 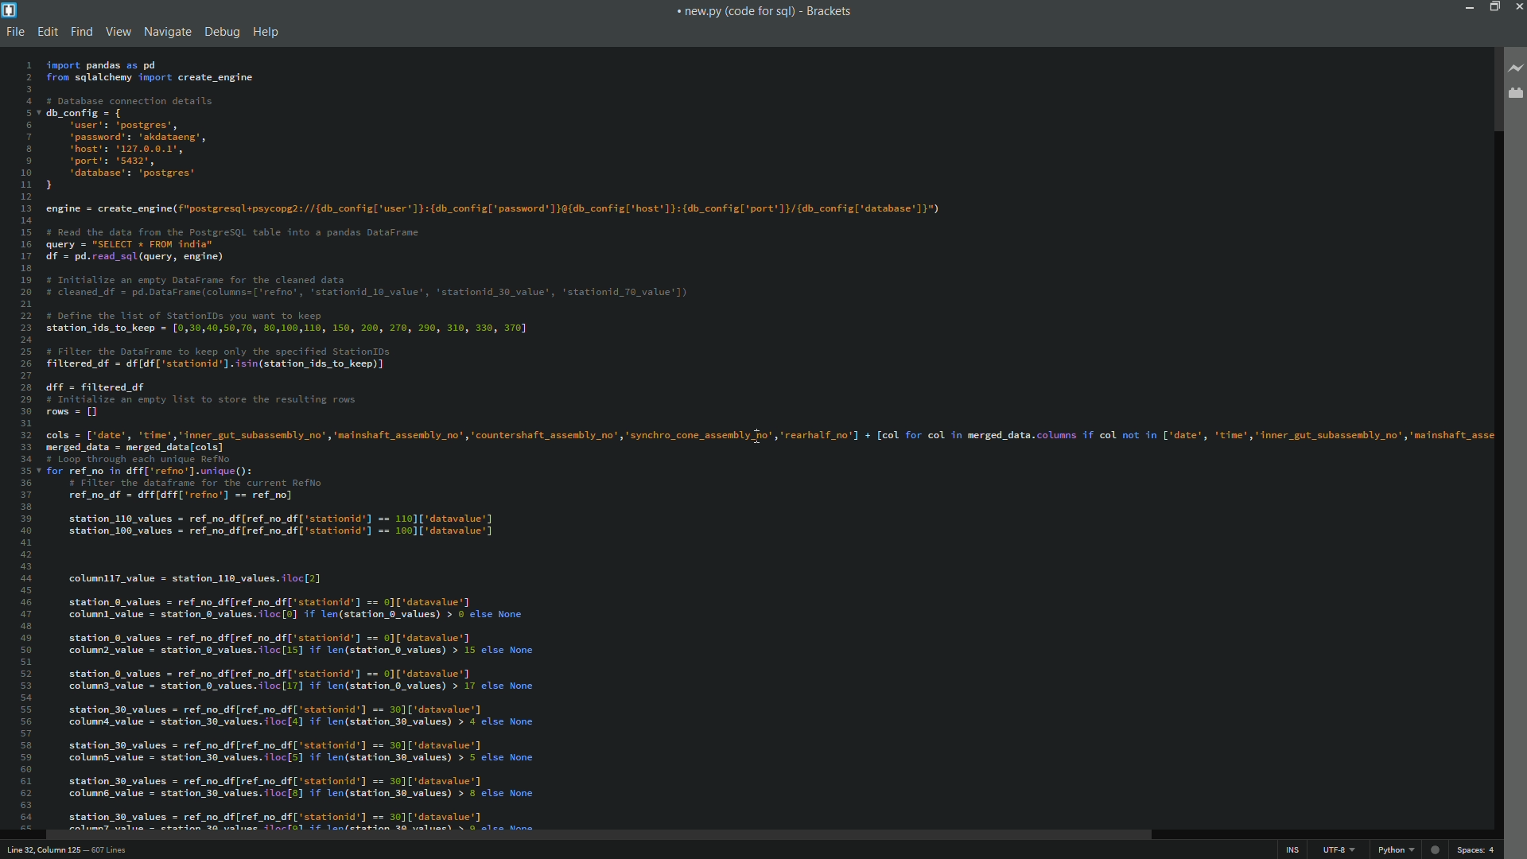 What do you see at coordinates (1517, 69) in the screenshot?
I see `live preview` at bounding box center [1517, 69].